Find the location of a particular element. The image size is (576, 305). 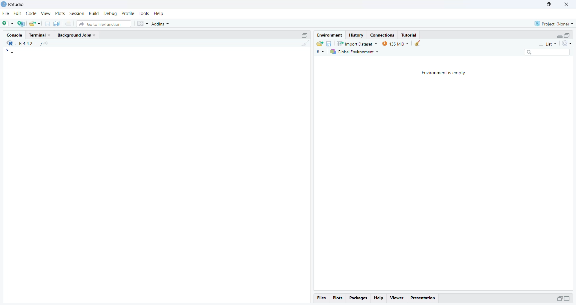

View is located at coordinates (396, 298).